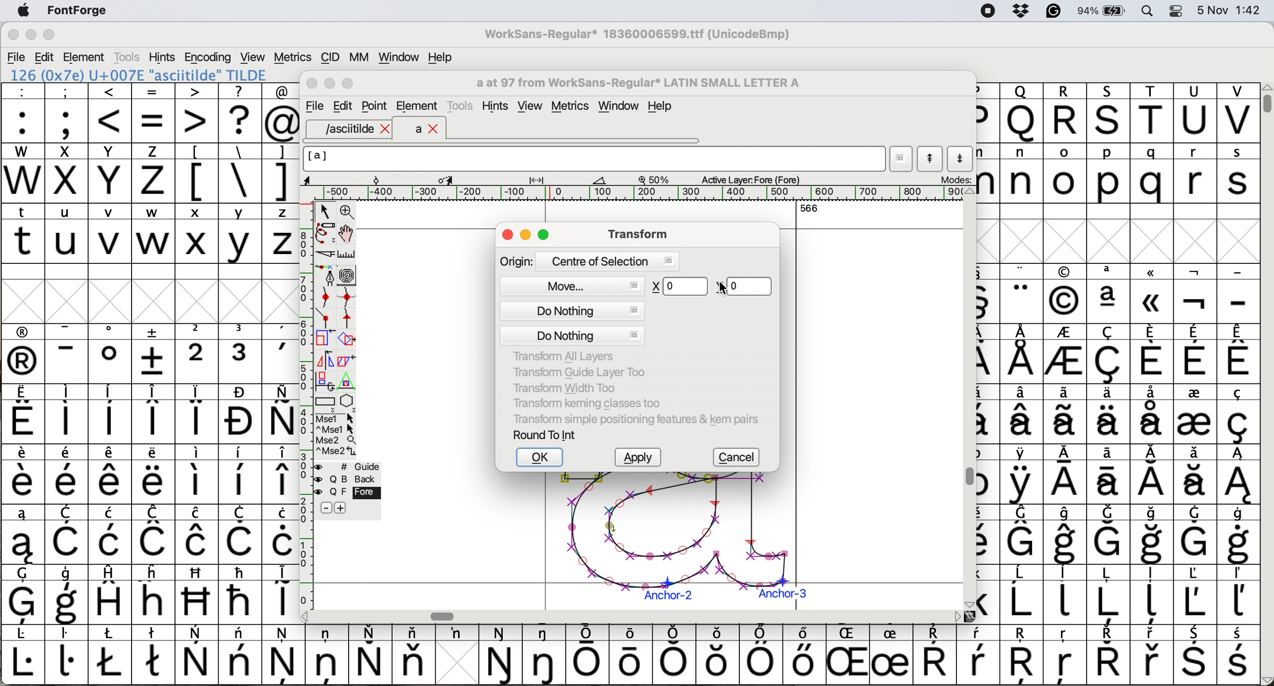 This screenshot has height=686, width=1274. I want to click on window, so click(621, 107).